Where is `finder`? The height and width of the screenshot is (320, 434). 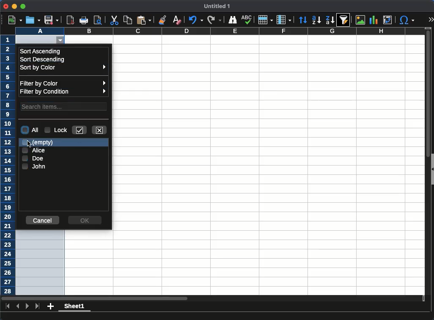
finder is located at coordinates (232, 20).